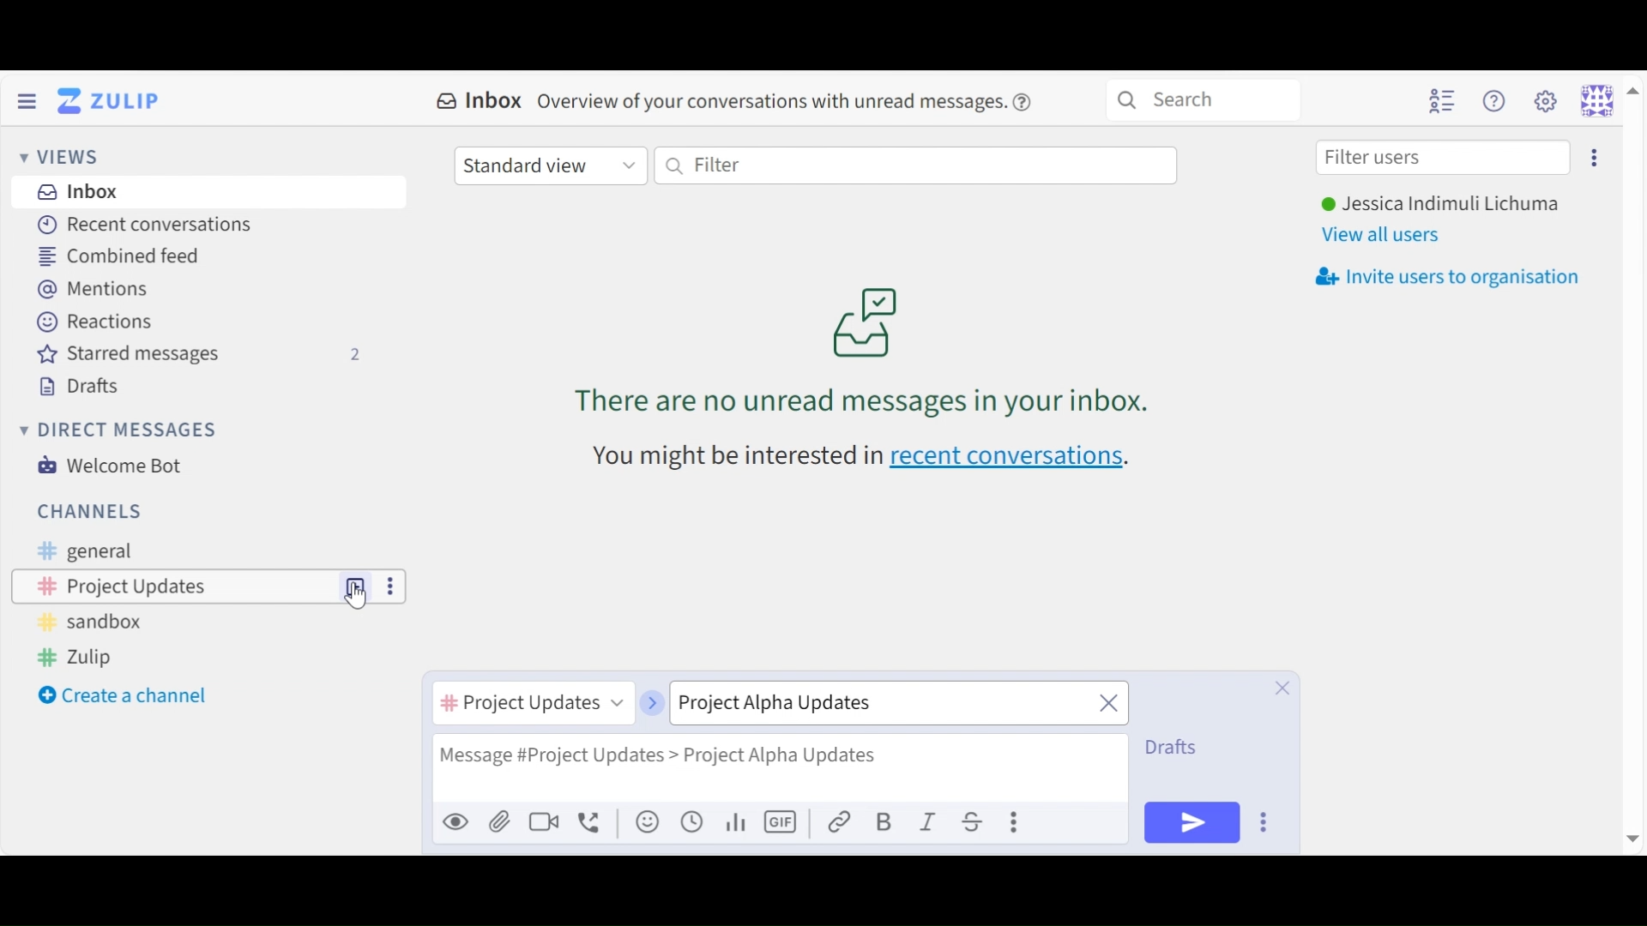 The width and height of the screenshot is (1647, 926). I want to click on close, so click(1110, 701).